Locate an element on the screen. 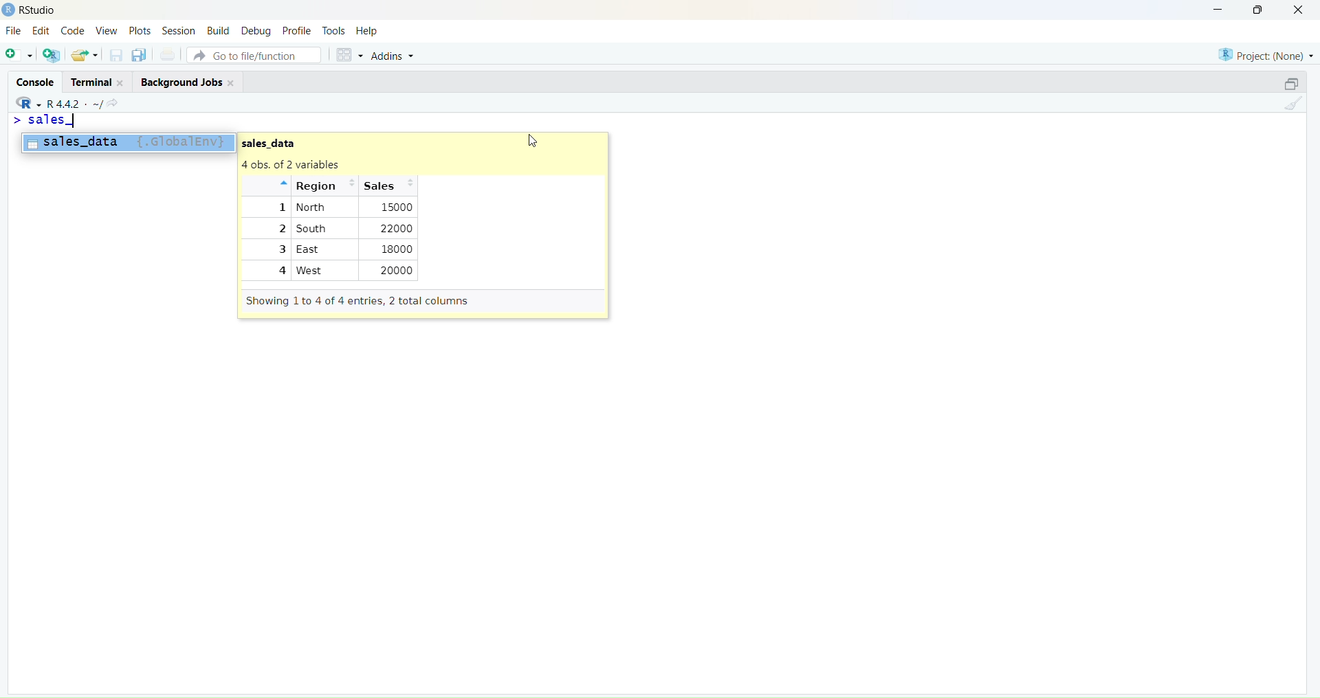 Image resolution: width=1320 pixels, height=698 pixels. cursor is located at coordinates (534, 138).